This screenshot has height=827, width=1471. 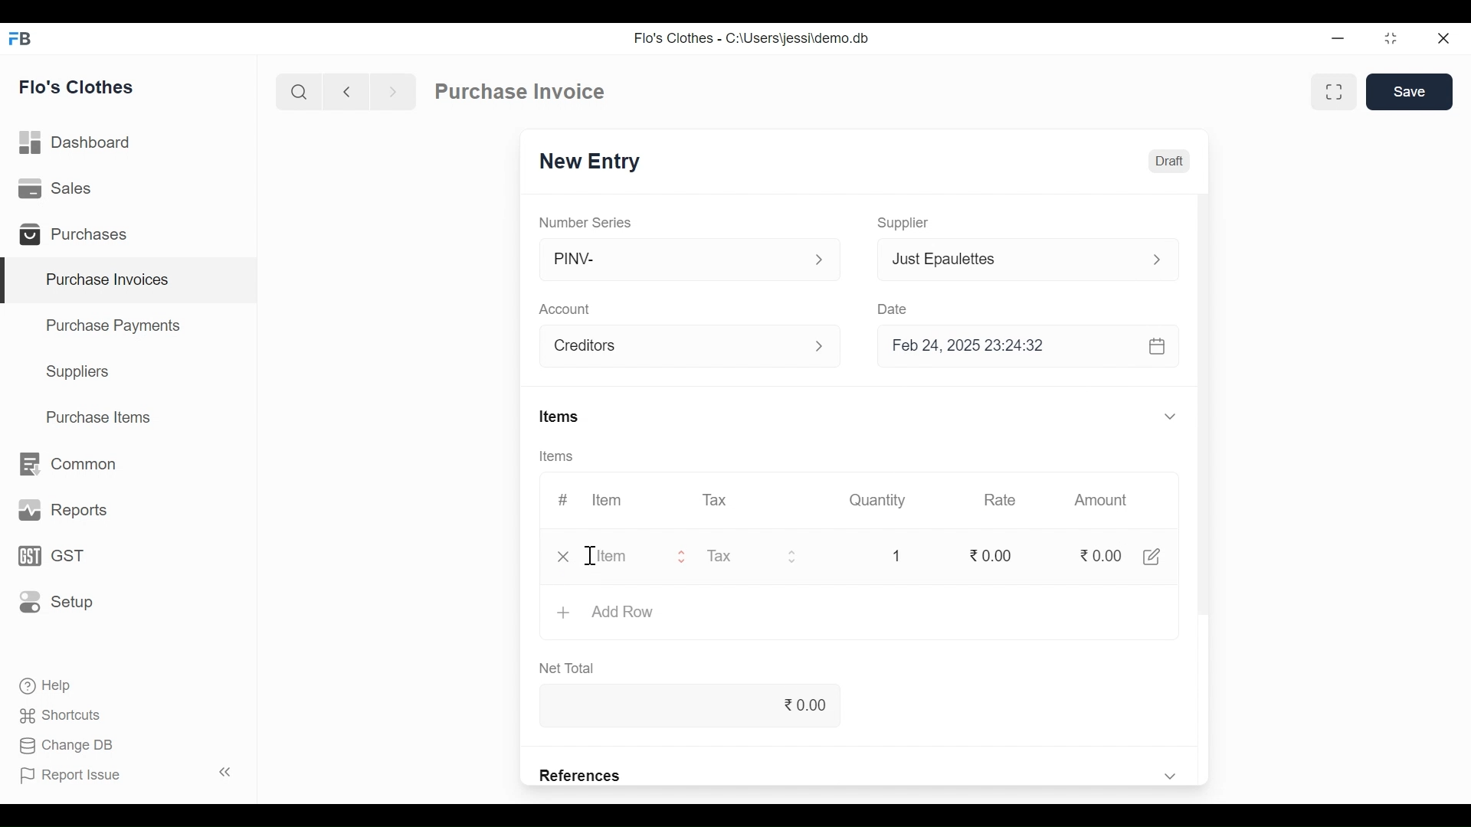 What do you see at coordinates (1339, 39) in the screenshot?
I see `minimize` at bounding box center [1339, 39].